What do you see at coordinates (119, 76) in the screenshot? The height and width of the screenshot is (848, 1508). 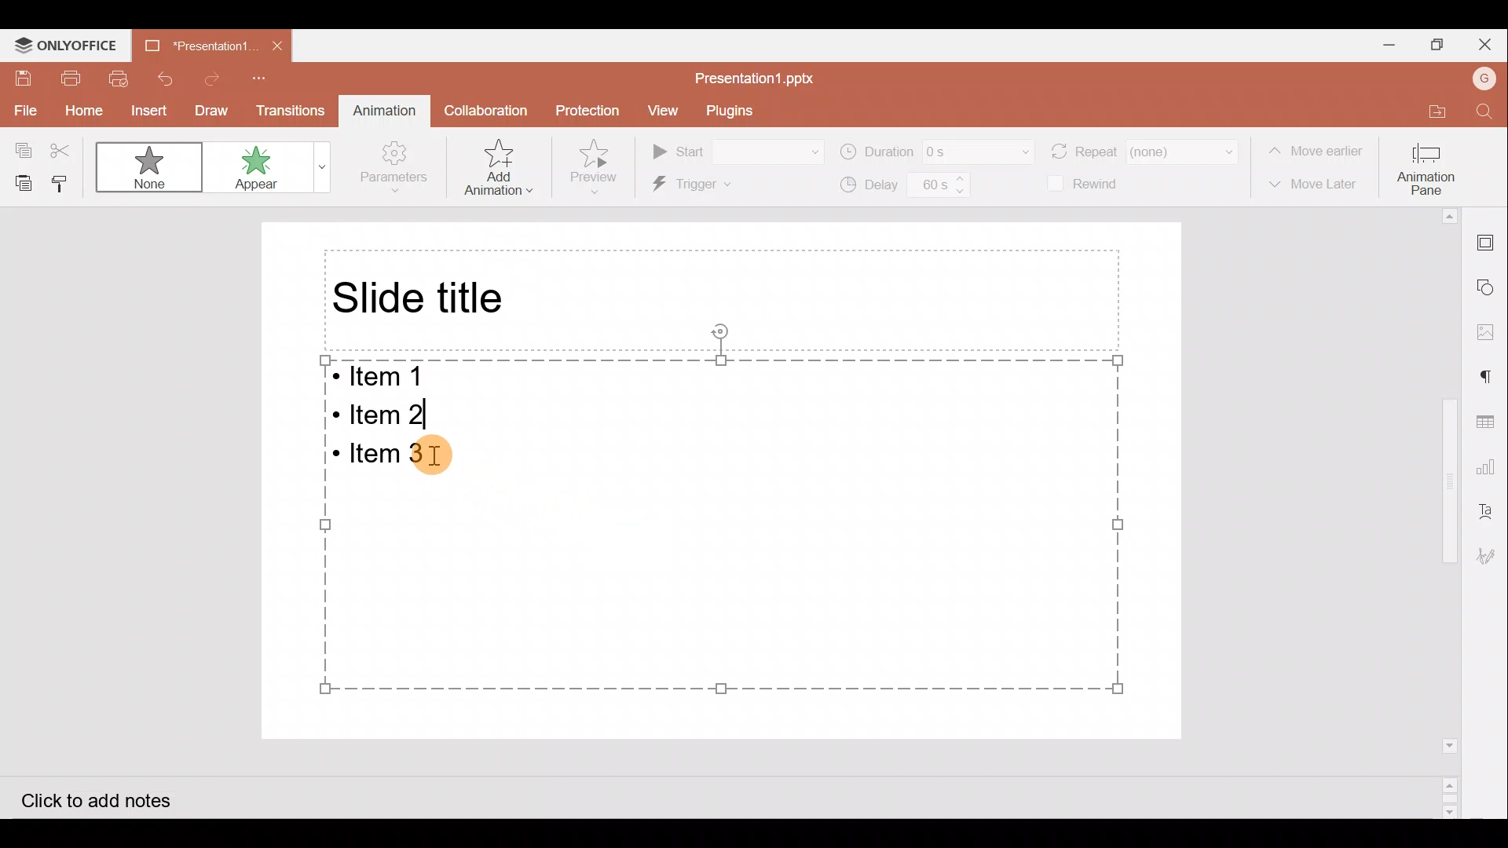 I see `Quick print` at bounding box center [119, 76].